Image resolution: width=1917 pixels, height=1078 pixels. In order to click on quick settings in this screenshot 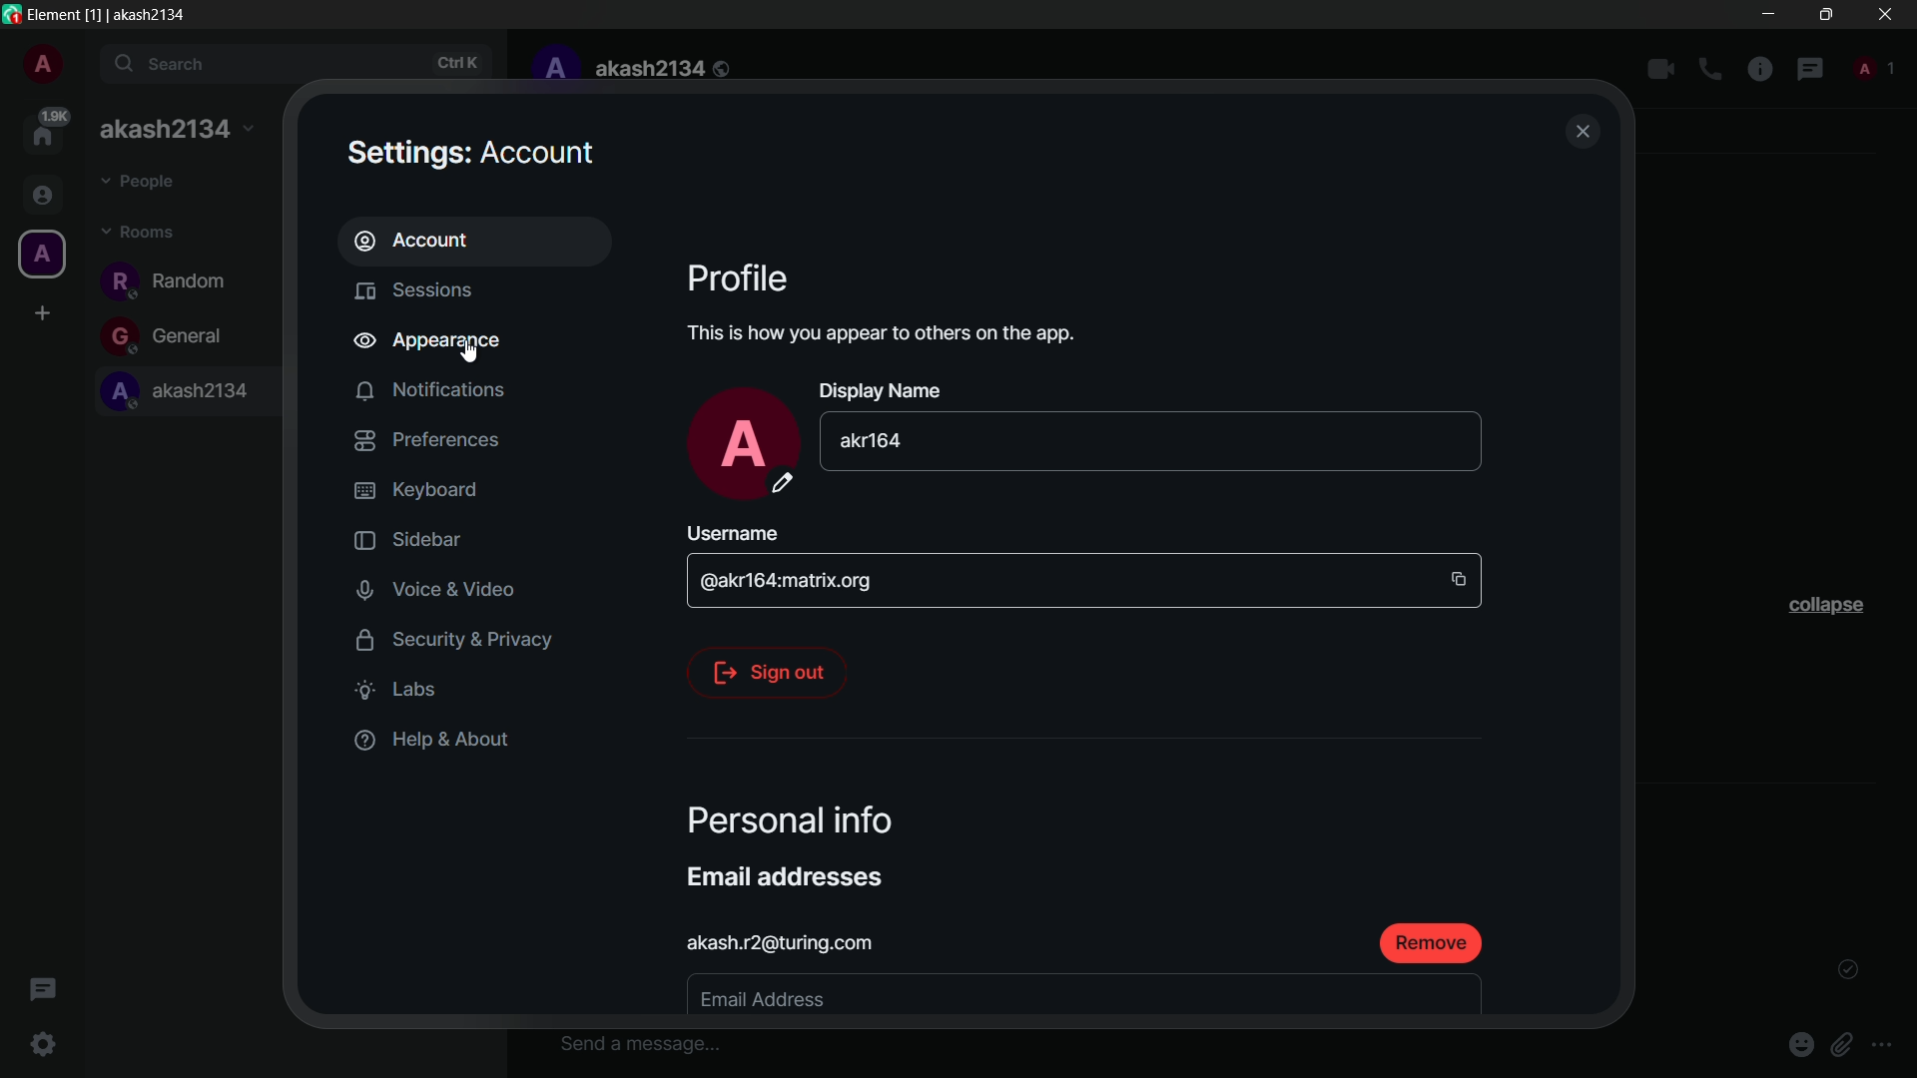, I will do `click(45, 1046)`.